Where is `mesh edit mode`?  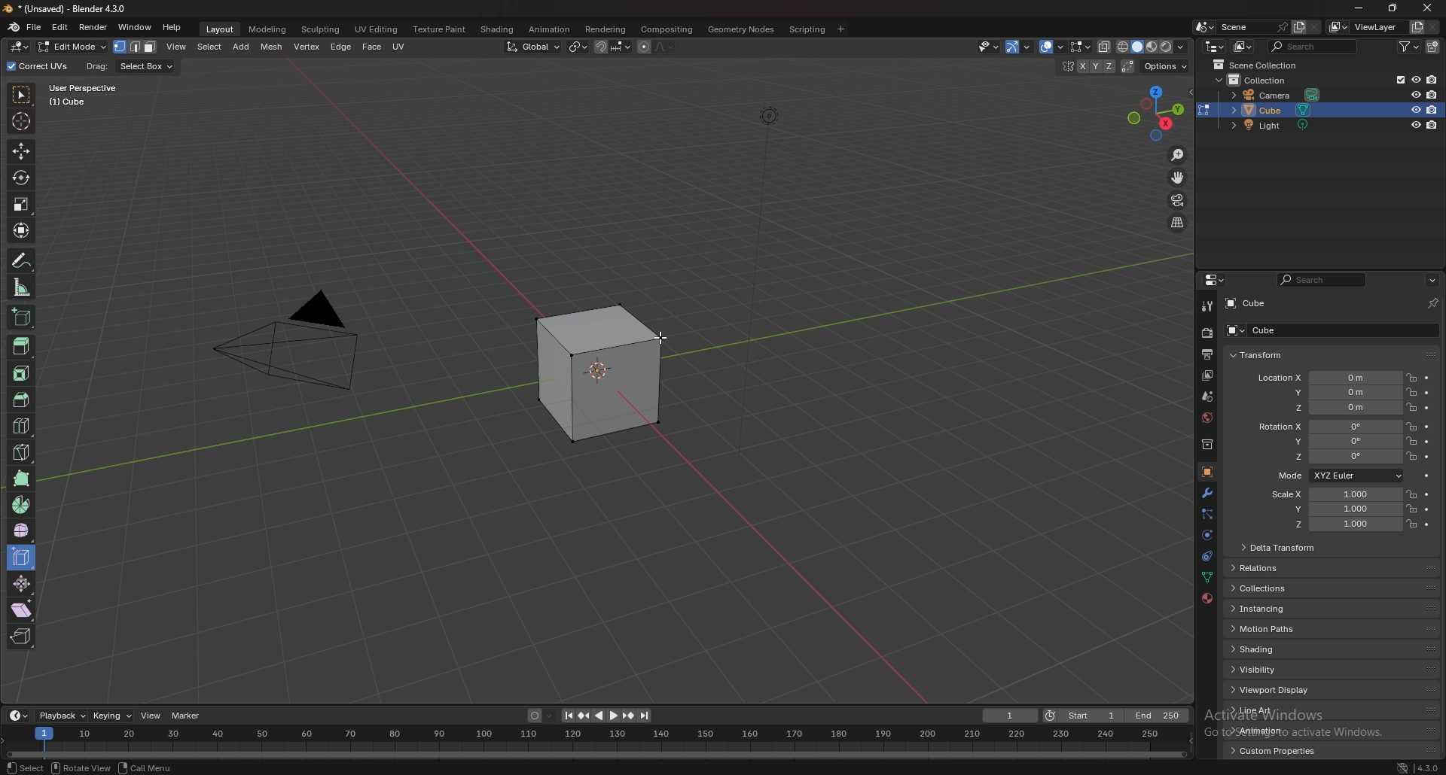 mesh edit mode is located at coordinates (1078, 47).